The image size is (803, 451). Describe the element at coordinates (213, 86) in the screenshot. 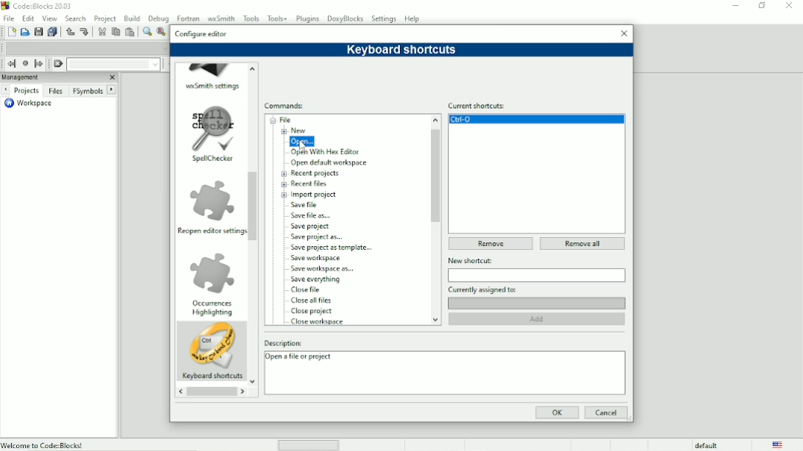

I see `wxSmith settings` at that location.